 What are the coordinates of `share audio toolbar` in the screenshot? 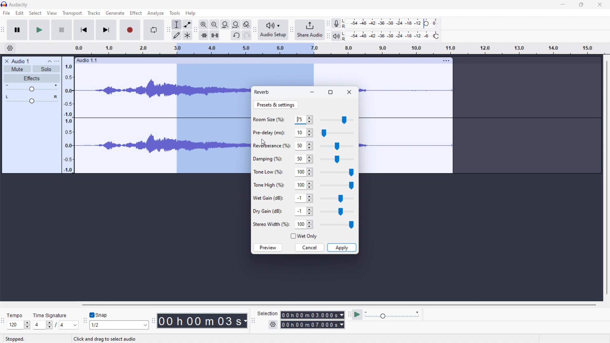 It's located at (292, 30).